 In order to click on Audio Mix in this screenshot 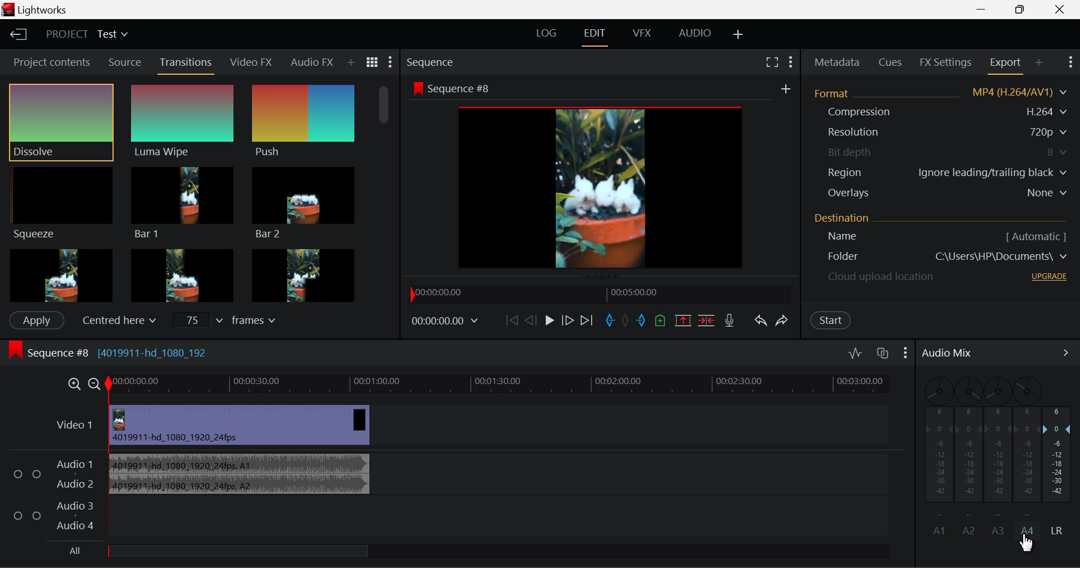, I will do `click(948, 354)`.